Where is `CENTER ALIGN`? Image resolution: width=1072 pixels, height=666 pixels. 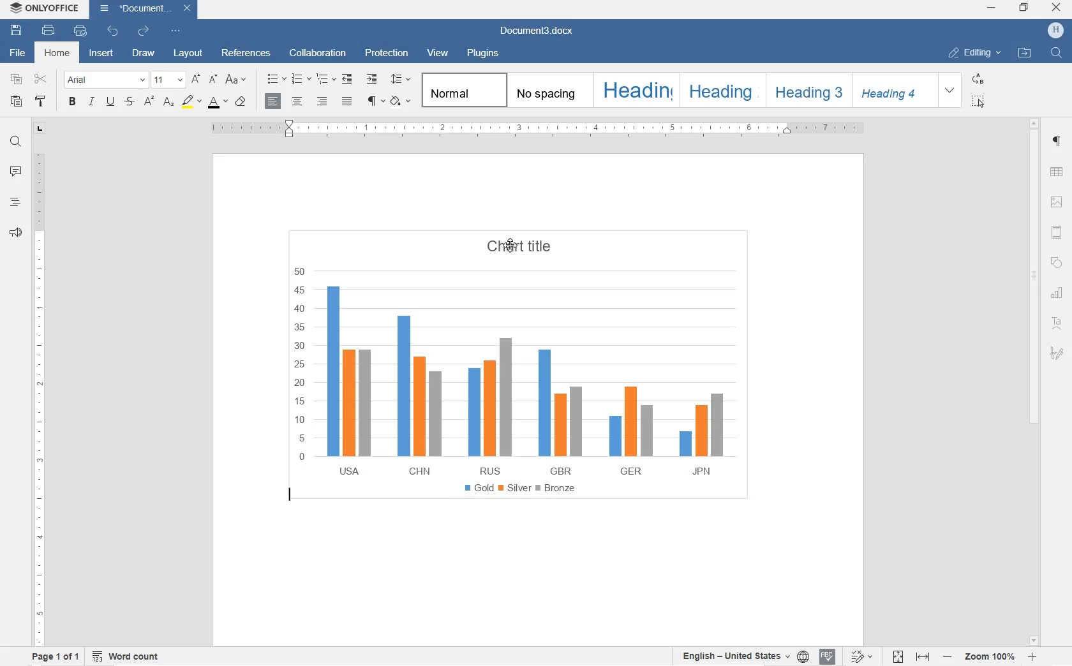 CENTER ALIGN is located at coordinates (297, 101).